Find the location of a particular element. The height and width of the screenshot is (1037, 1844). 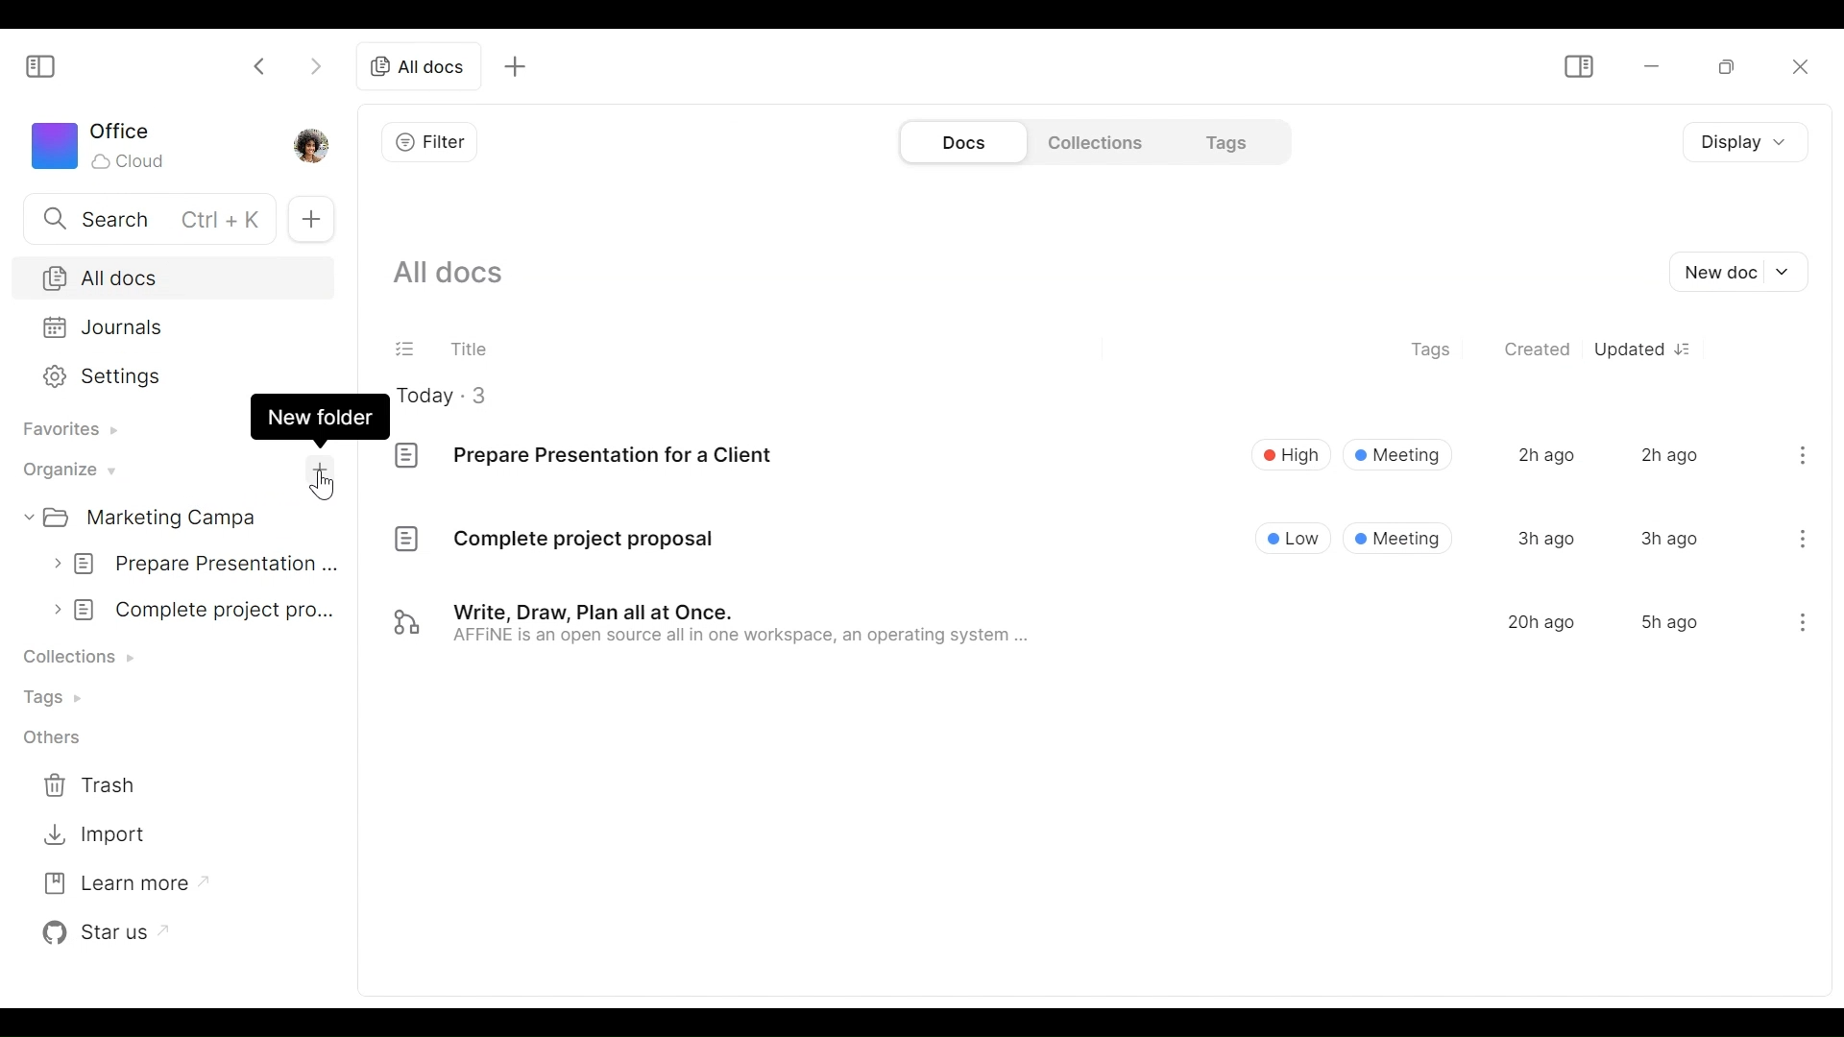

Tags is located at coordinates (1434, 351).